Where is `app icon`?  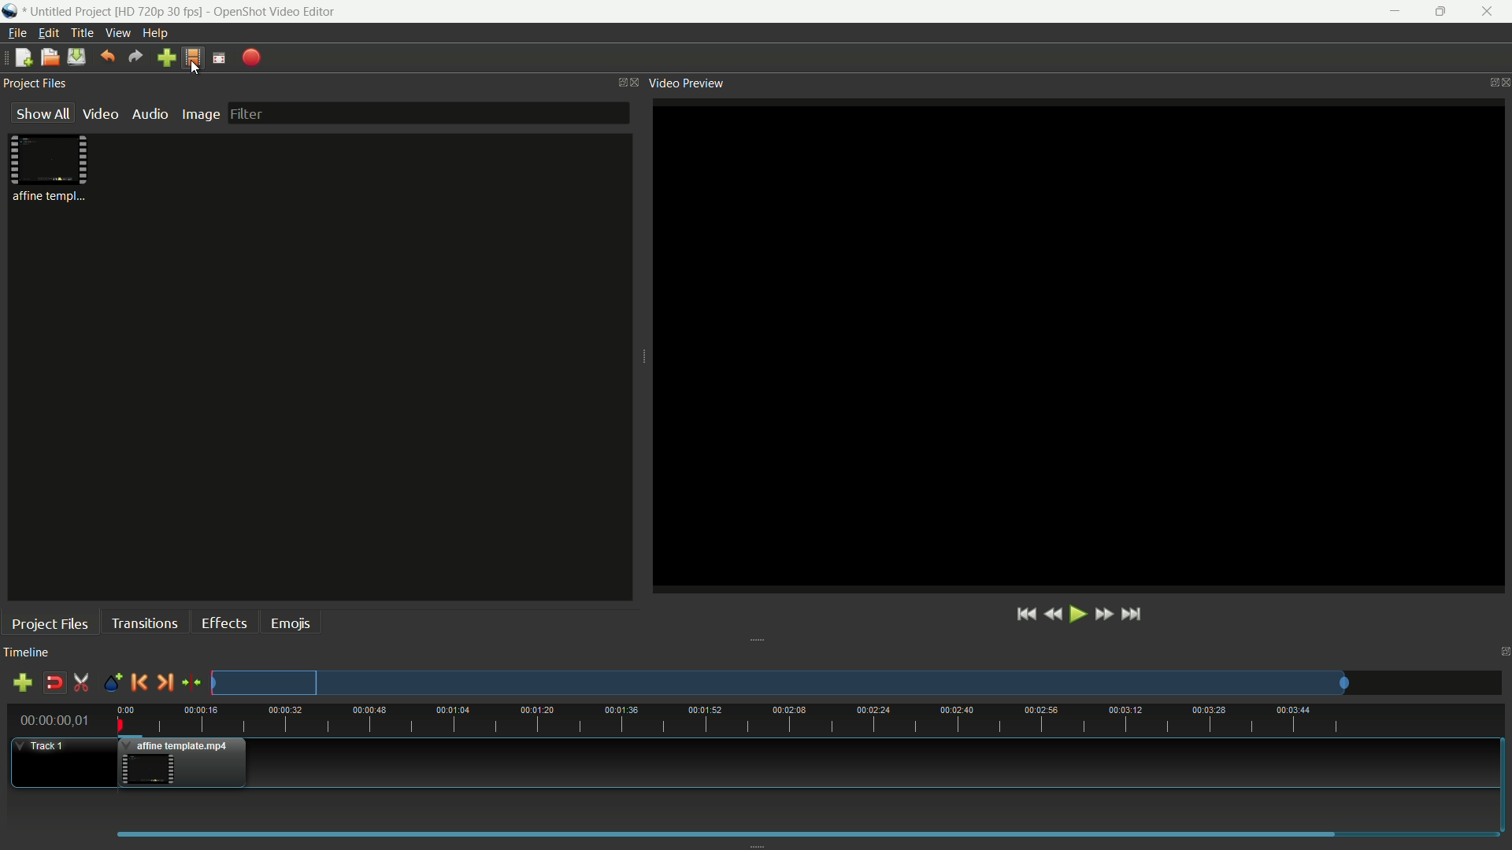
app icon is located at coordinates (10, 11).